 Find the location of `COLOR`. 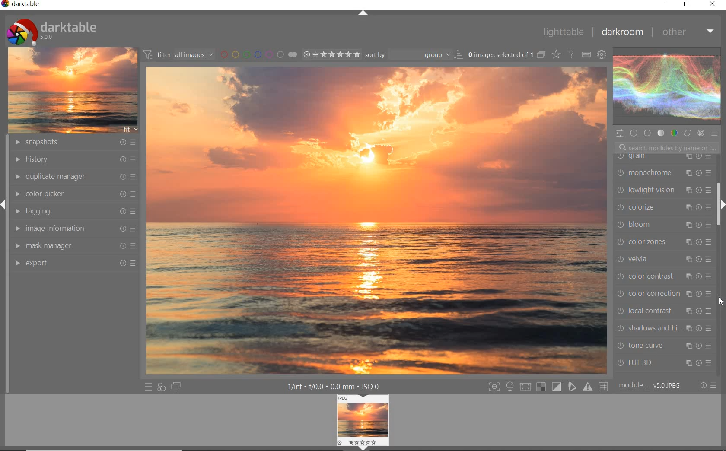

COLOR is located at coordinates (673, 133).